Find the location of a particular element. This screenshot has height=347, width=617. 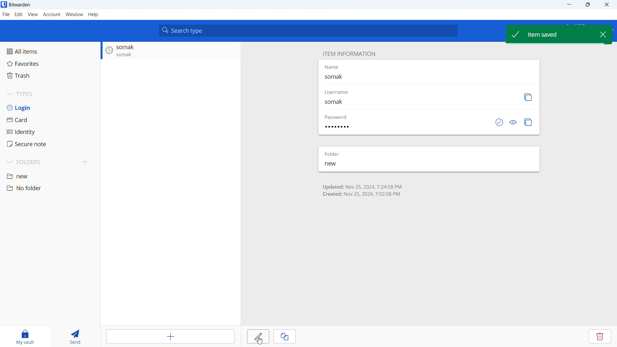

toggle visibility is located at coordinates (514, 122).